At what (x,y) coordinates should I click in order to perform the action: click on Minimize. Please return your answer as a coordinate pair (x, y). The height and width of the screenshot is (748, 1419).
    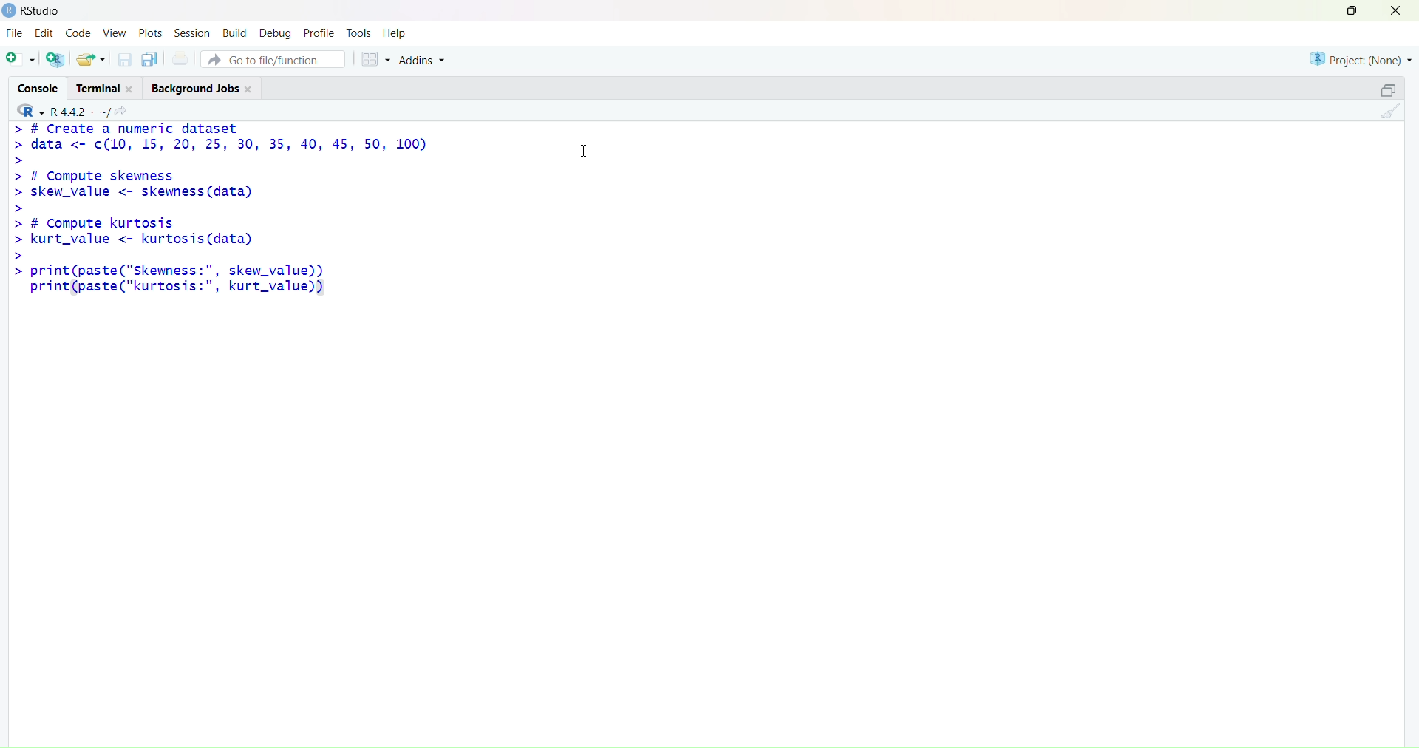
    Looking at the image, I should click on (1311, 11).